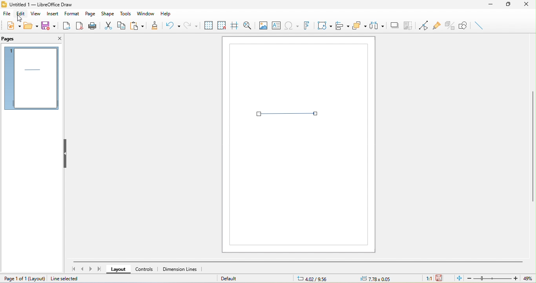 This screenshot has height=283, width=536. What do you see at coordinates (263, 25) in the screenshot?
I see `image` at bounding box center [263, 25].